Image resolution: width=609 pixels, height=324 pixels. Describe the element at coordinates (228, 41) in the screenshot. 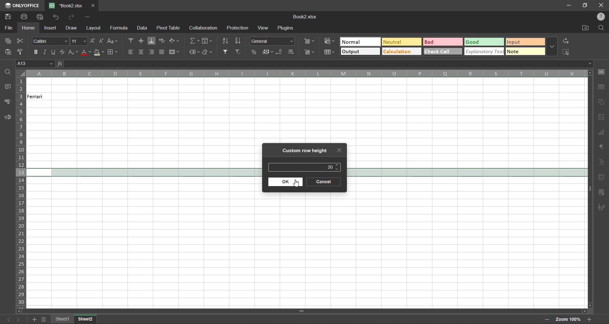

I see `sort ascending` at that location.